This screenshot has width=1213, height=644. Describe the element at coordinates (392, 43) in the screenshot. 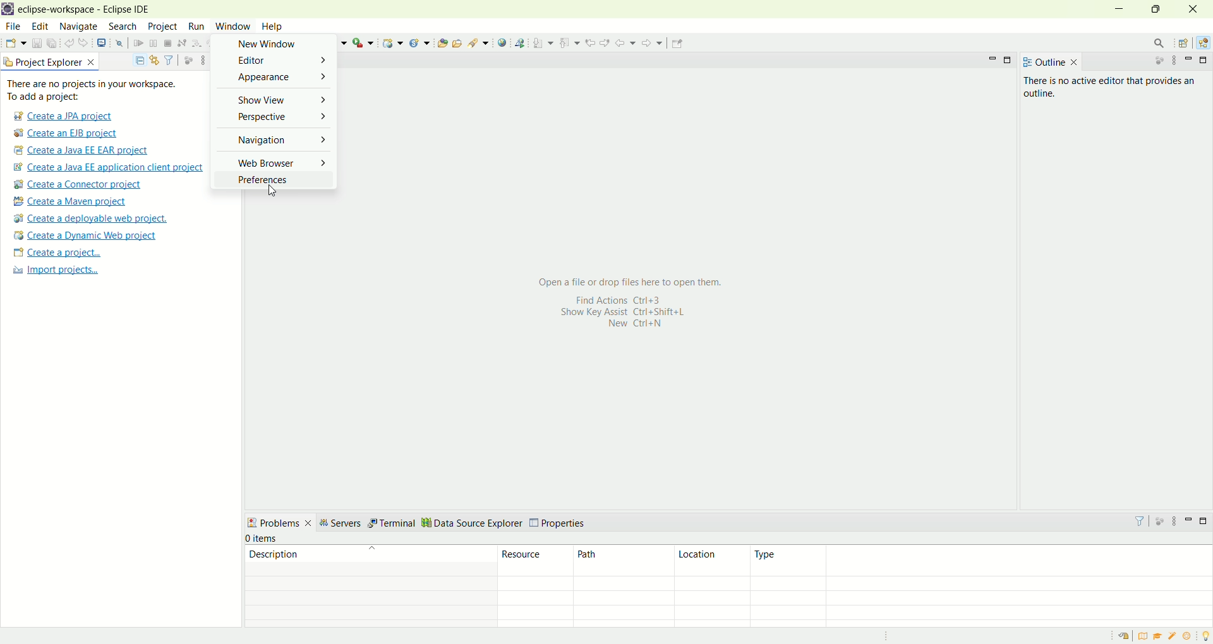

I see `create a dynamic web project` at that location.